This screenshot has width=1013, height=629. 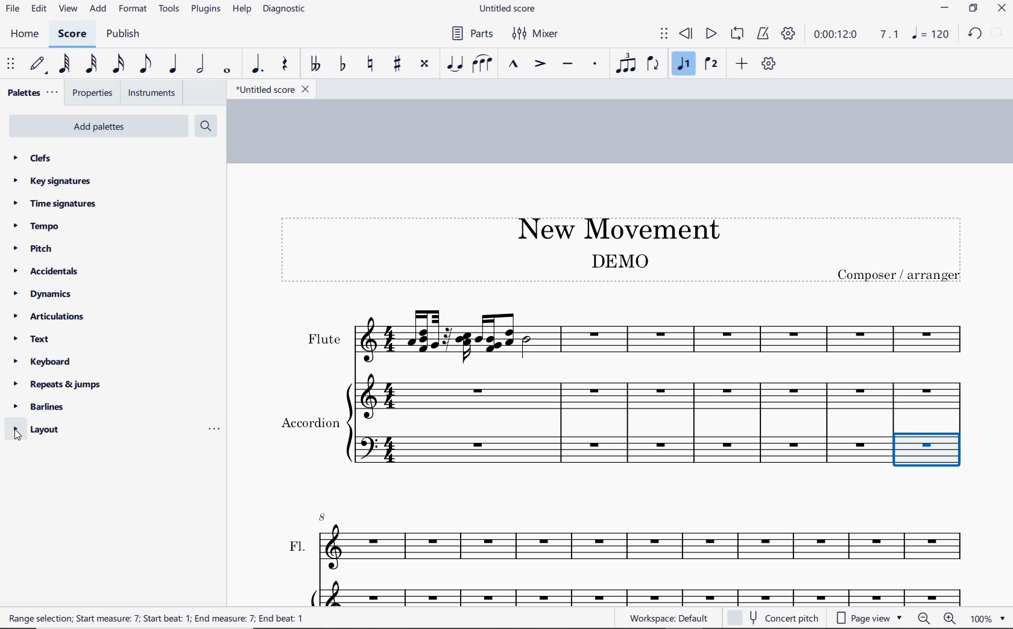 I want to click on plugins, so click(x=206, y=10).